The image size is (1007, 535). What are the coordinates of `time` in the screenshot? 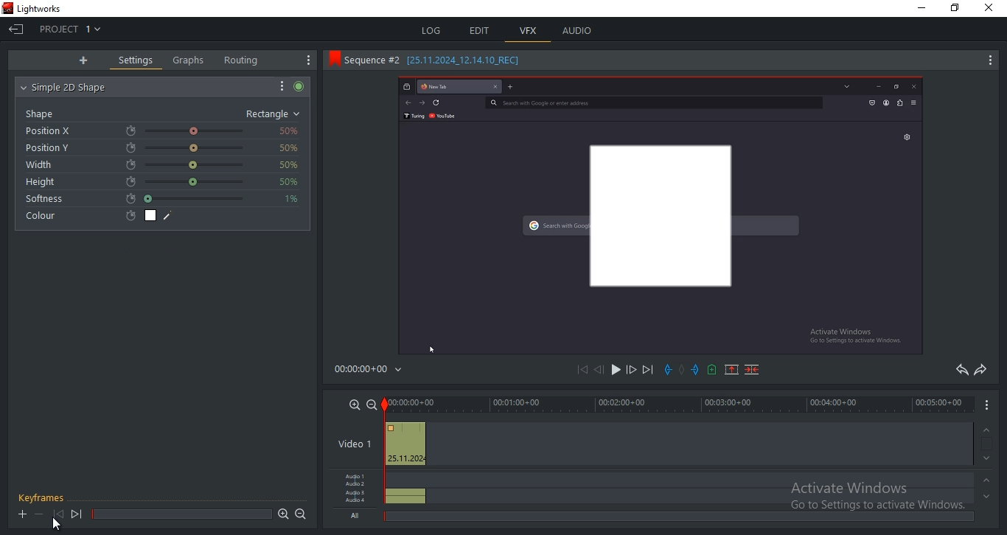 It's located at (372, 372).